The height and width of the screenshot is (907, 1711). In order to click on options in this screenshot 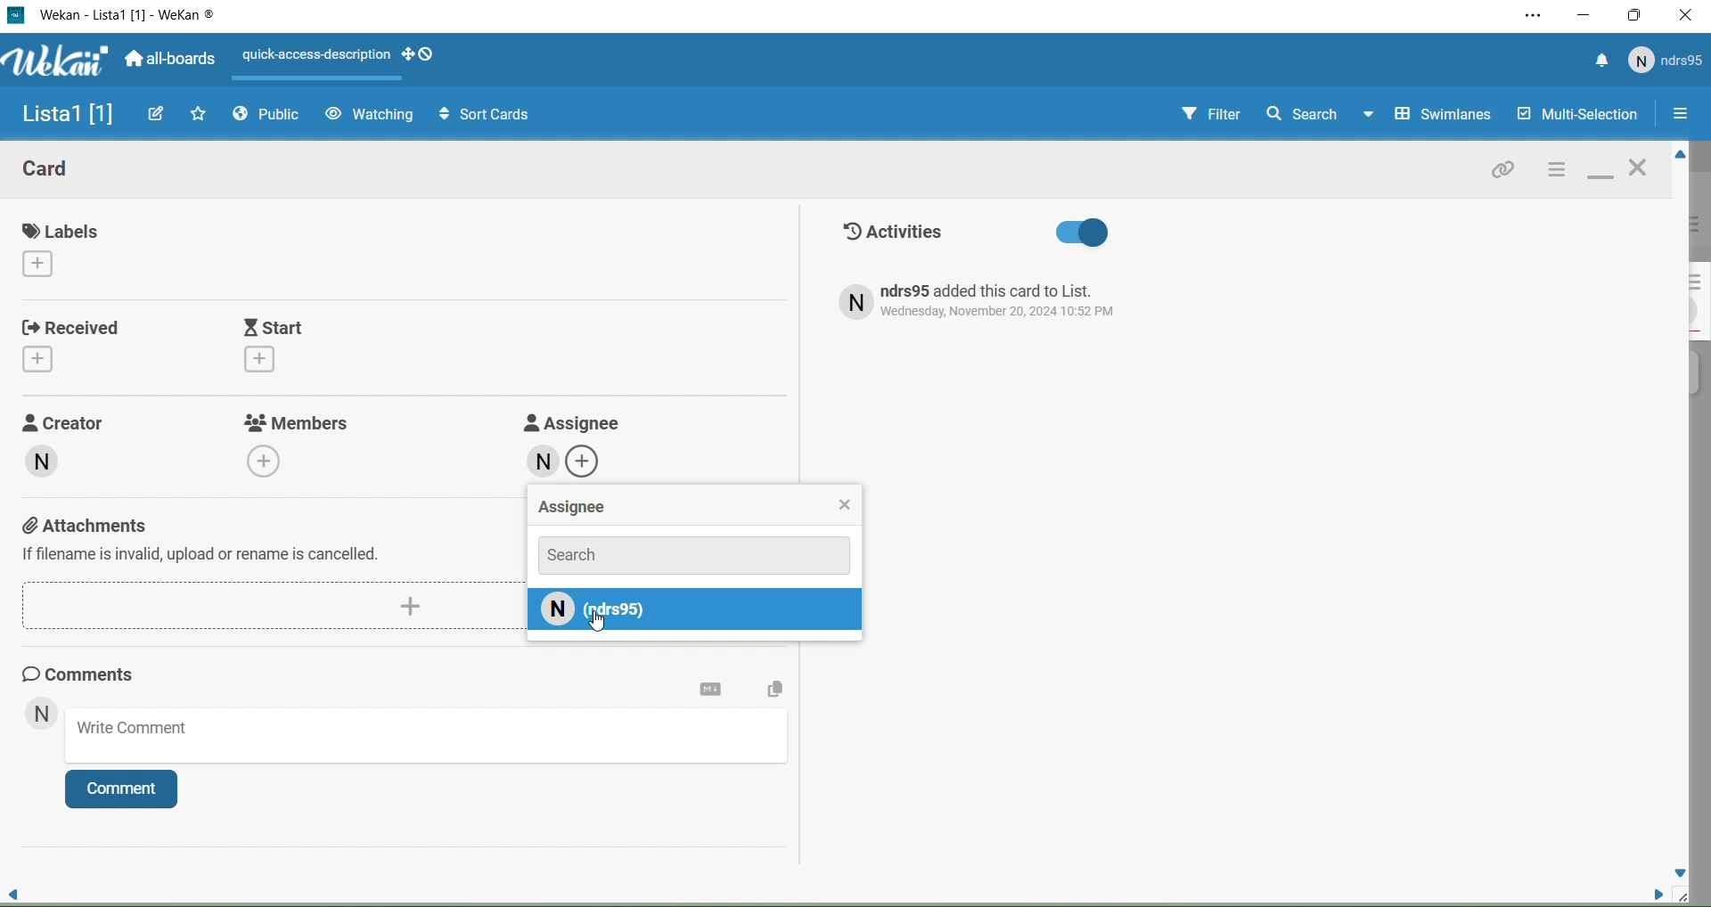, I will do `click(1555, 171)`.